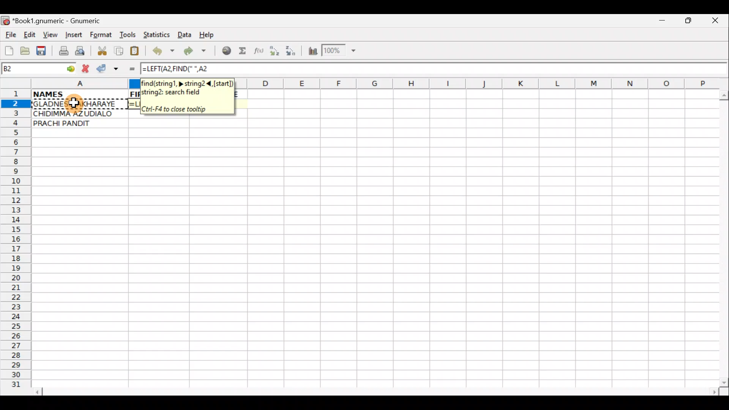  Describe the element at coordinates (225, 51) in the screenshot. I see `Insert hyperlink` at that location.